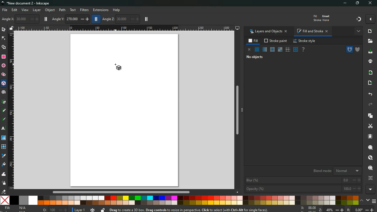 The width and height of the screenshot is (377, 212). Describe the element at coordinates (3, 75) in the screenshot. I see `star` at that location.